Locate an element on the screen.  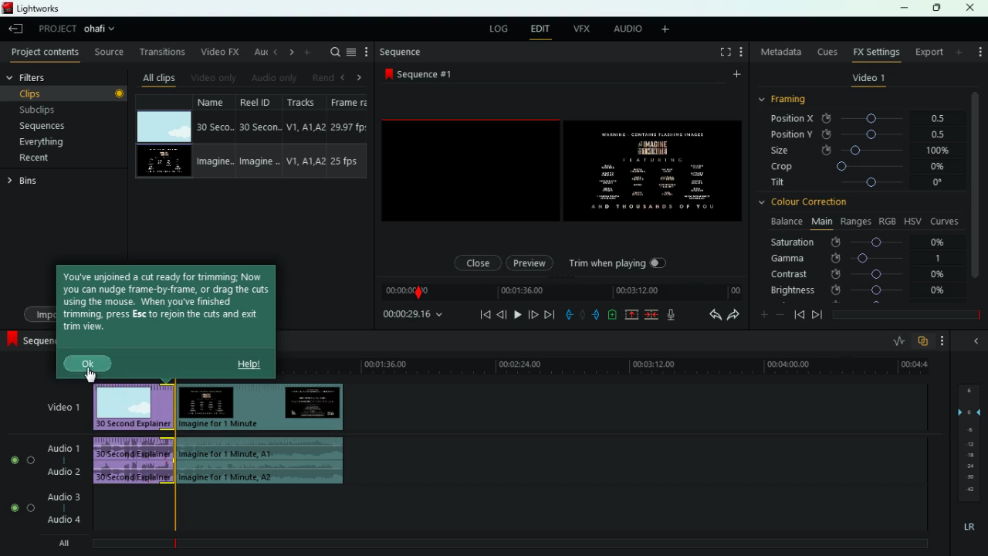
edit is located at coordinates (540, 30).